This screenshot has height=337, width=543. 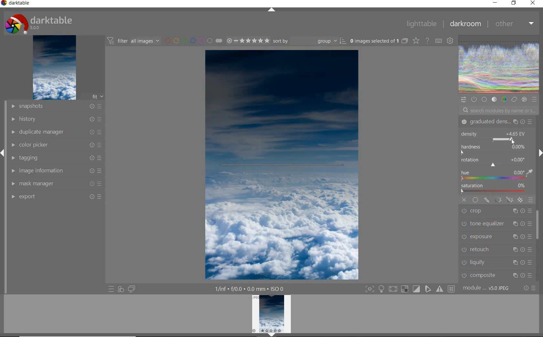 I want to click on CLOSE, so click(x=464, y=200).